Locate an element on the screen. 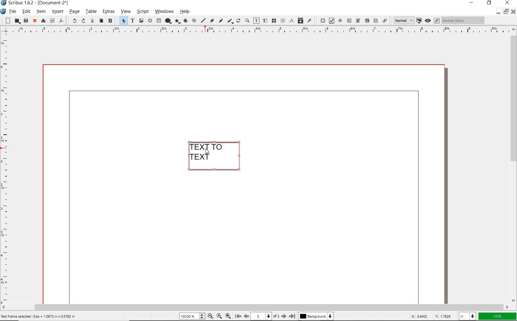 The image size is (517, 321). scrollbar is located at coordinates (255, 307).